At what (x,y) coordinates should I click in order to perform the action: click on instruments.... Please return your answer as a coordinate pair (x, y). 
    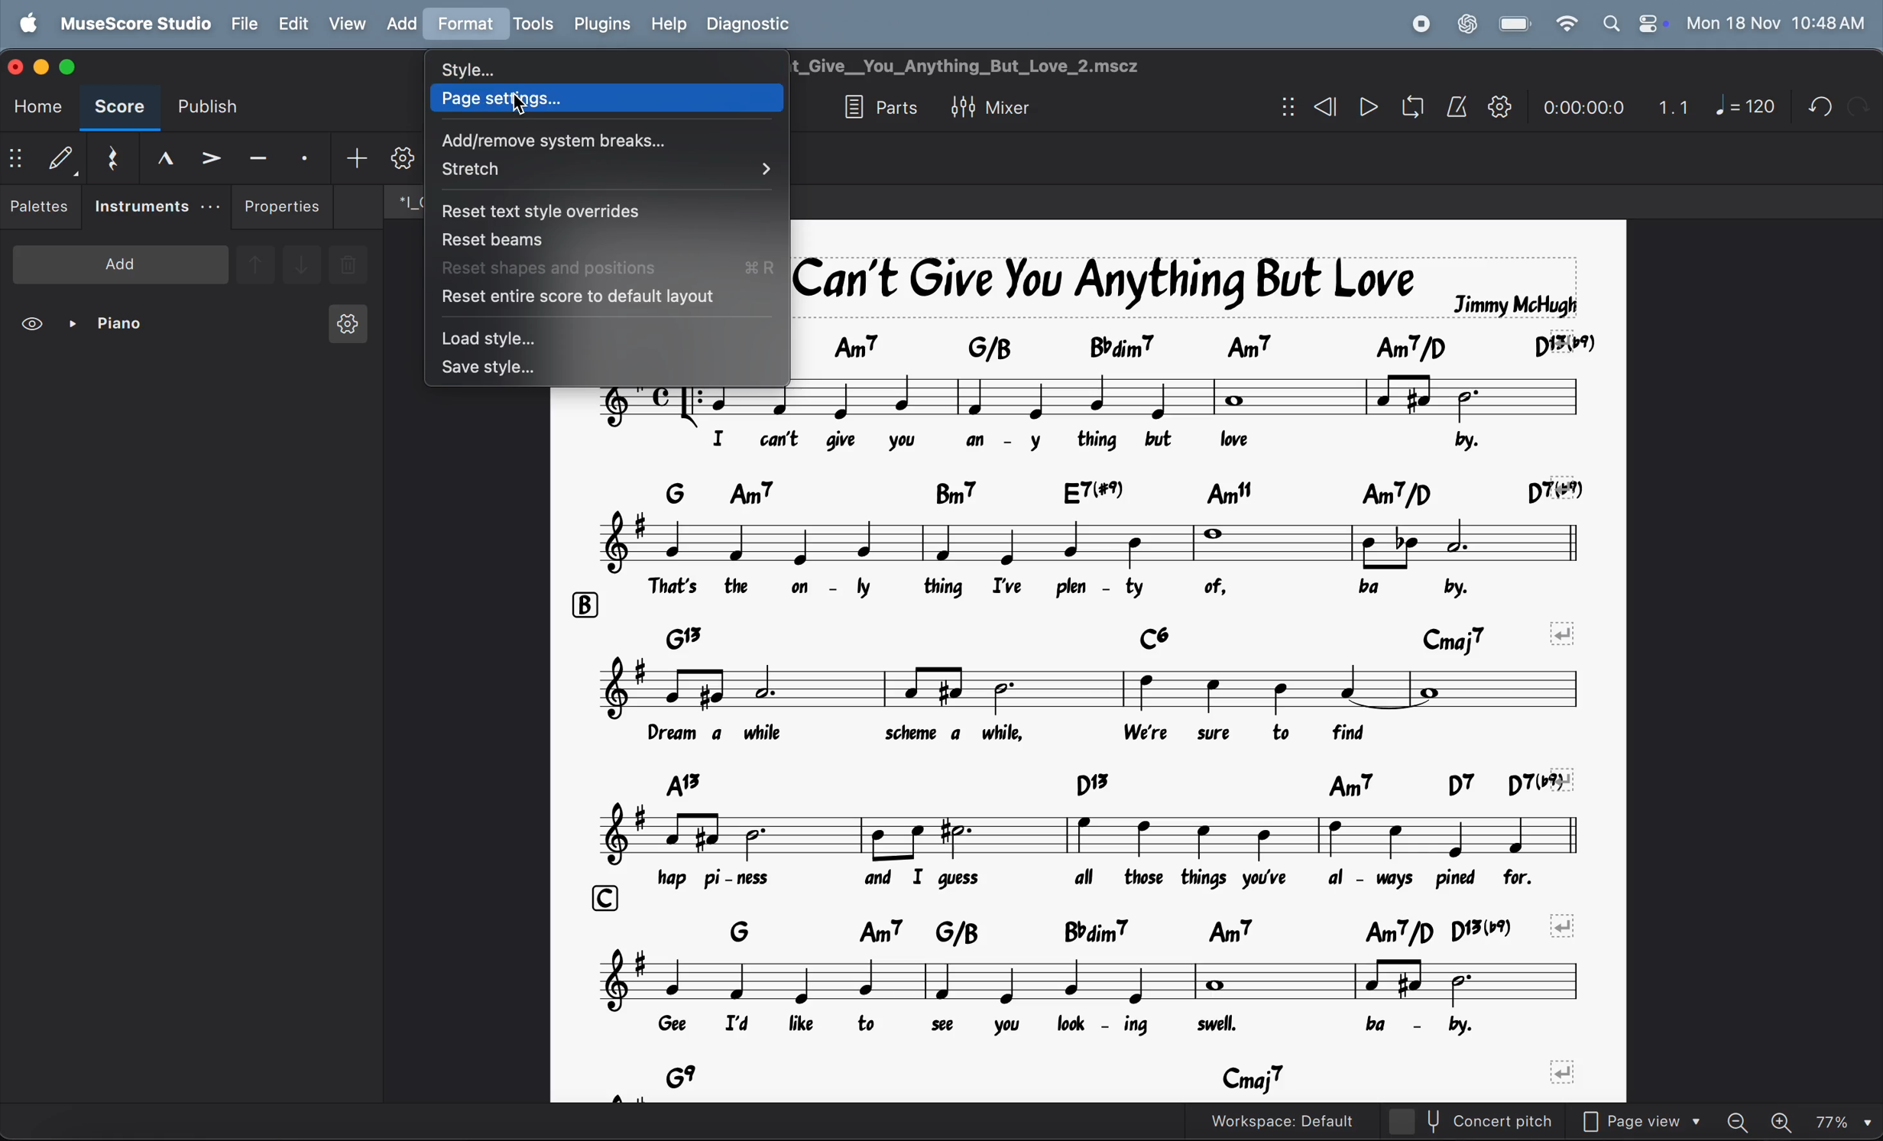
    Looking at the image, I should click on (156, 207).